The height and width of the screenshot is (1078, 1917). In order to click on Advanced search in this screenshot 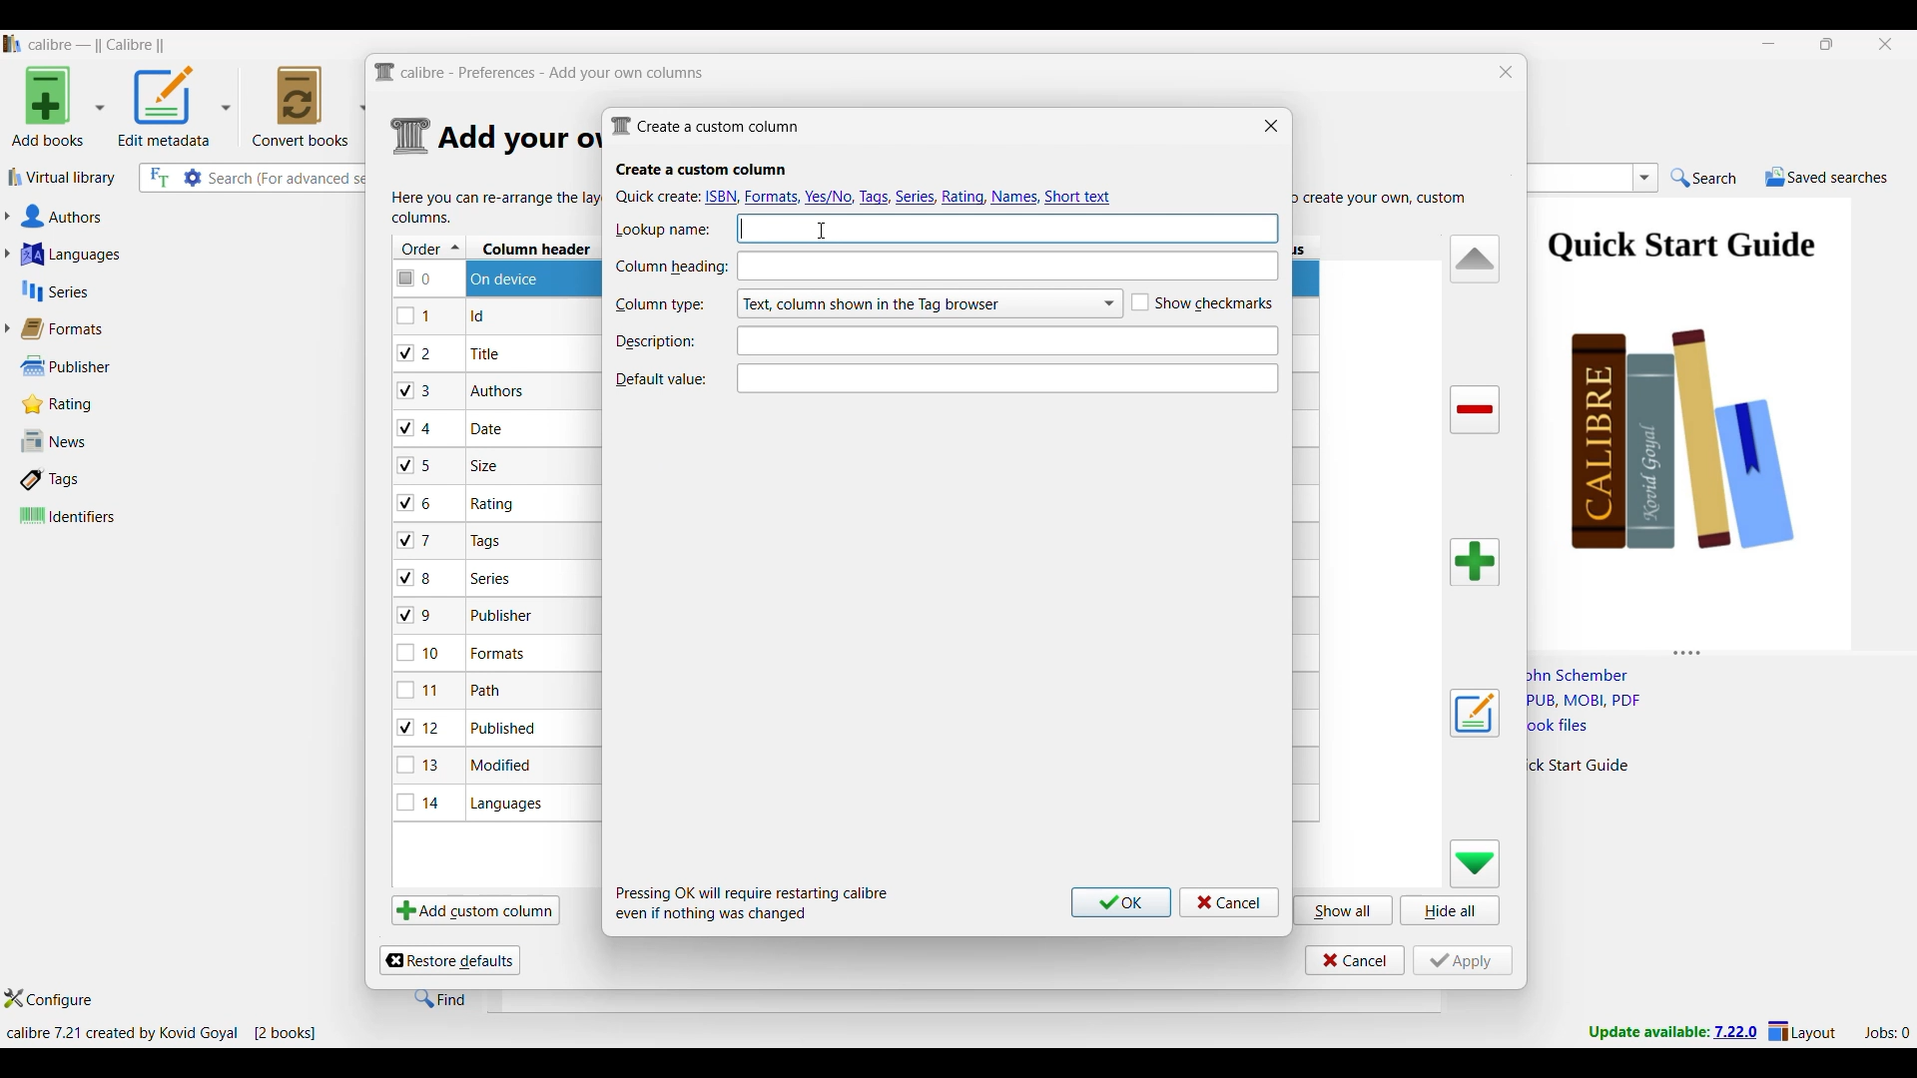, I will do `click(193, 178)`.